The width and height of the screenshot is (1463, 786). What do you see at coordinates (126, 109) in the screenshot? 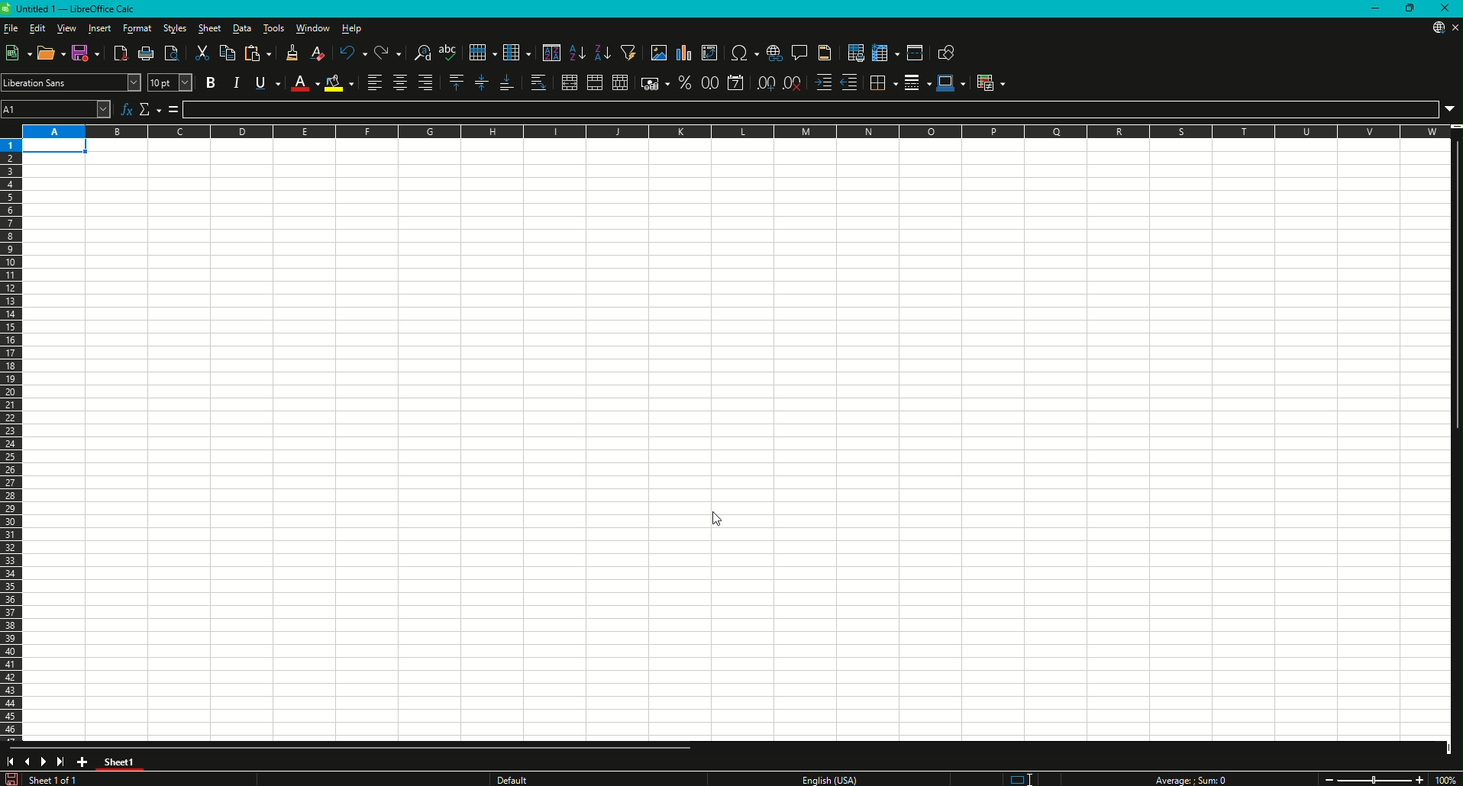
I see `Function Wizard` at bounding box center [126, 109].